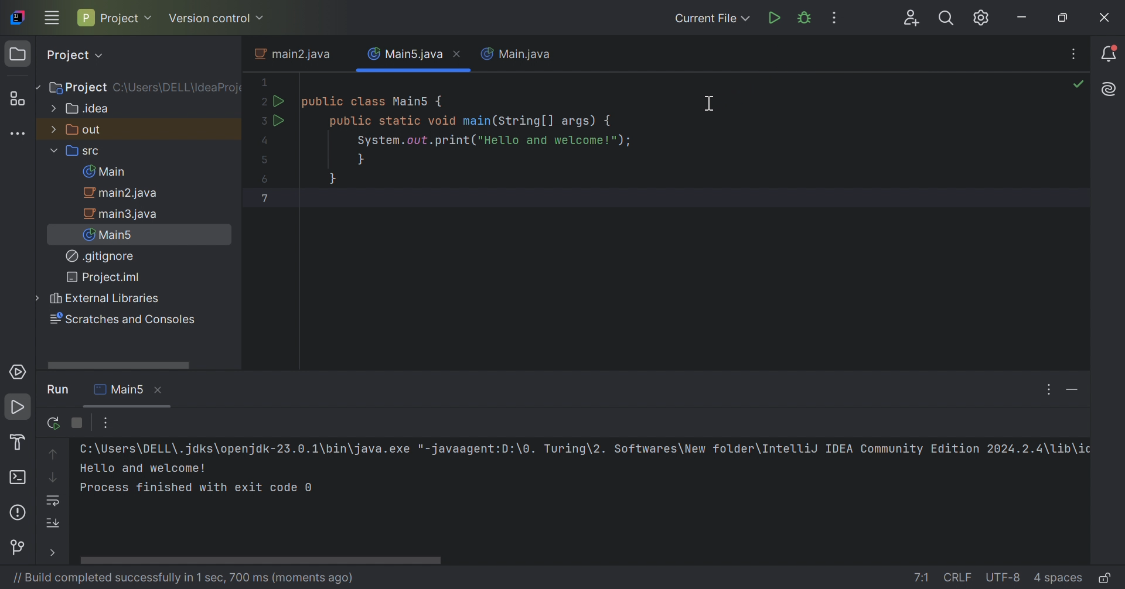  What do you see at coordinates (773, 19) in the screenshot?
I see `Run` at bounding box center [773, 19].